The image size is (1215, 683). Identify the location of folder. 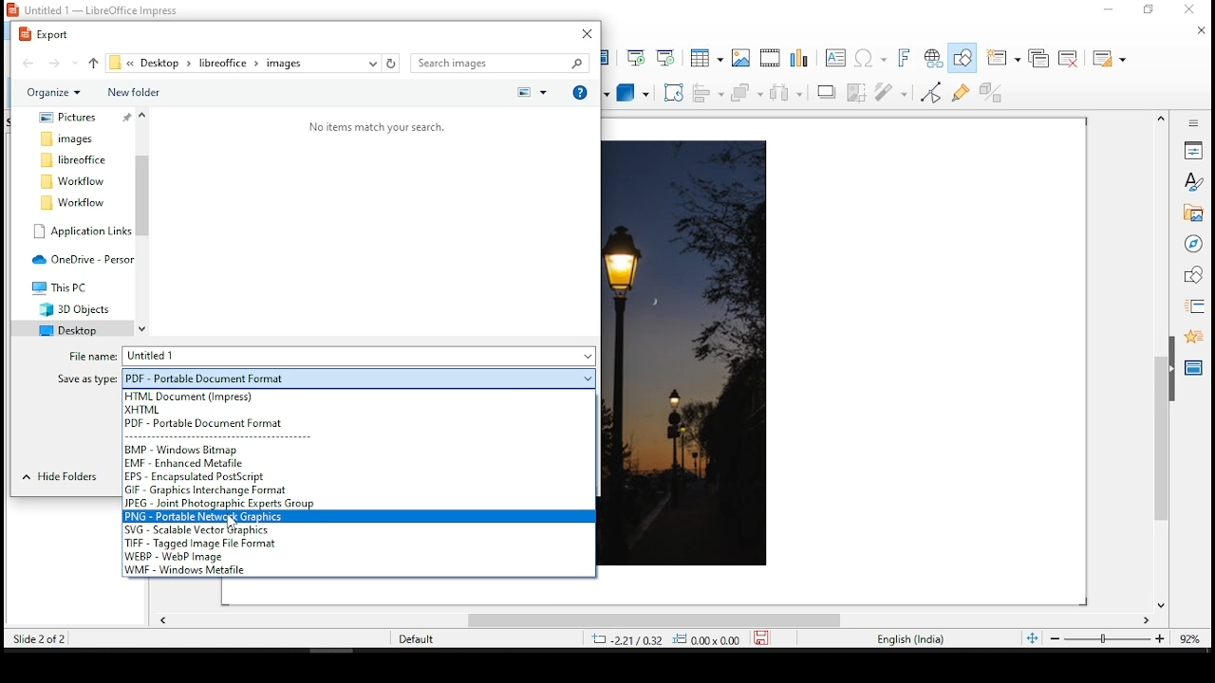
(82, 231).